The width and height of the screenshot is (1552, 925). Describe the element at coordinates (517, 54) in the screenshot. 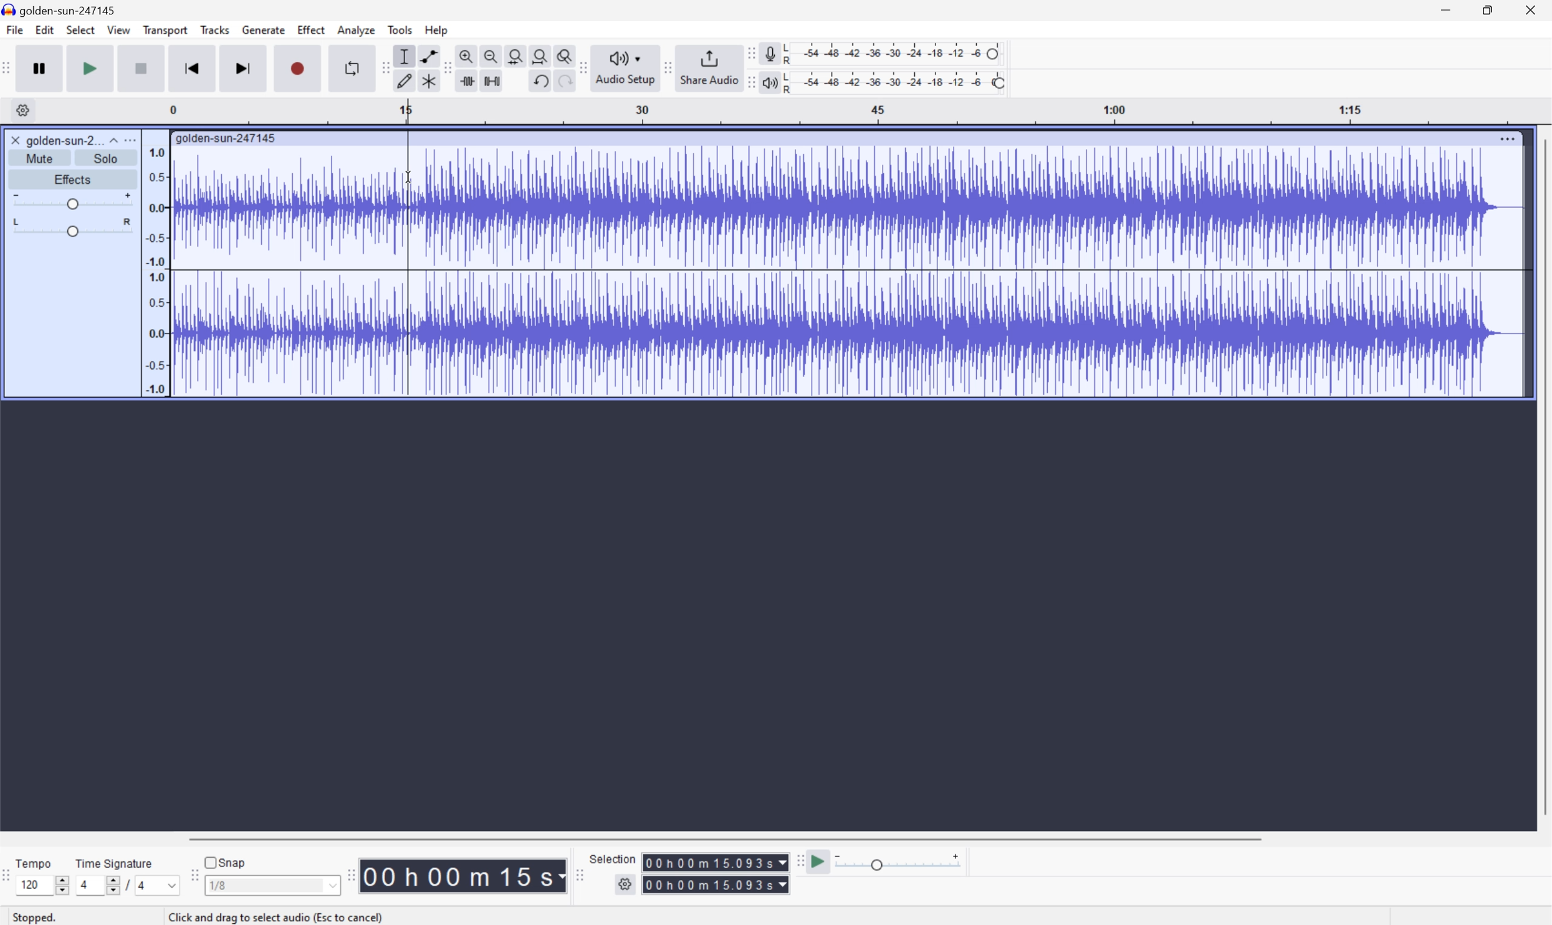

I see `selection to width` at that location.